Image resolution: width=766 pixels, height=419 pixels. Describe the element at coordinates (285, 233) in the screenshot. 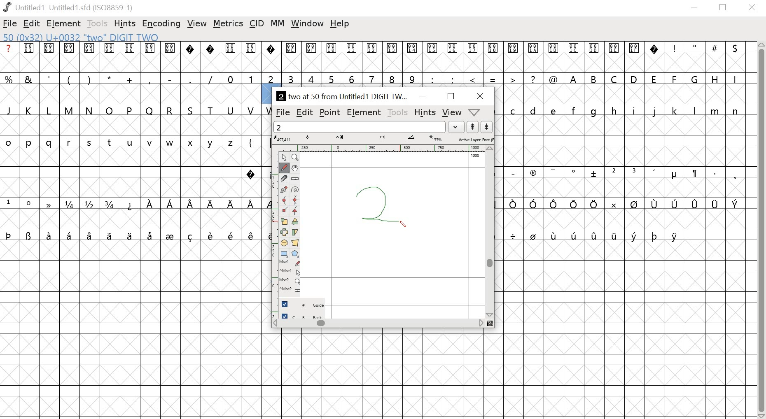

I see `flip` at that location.